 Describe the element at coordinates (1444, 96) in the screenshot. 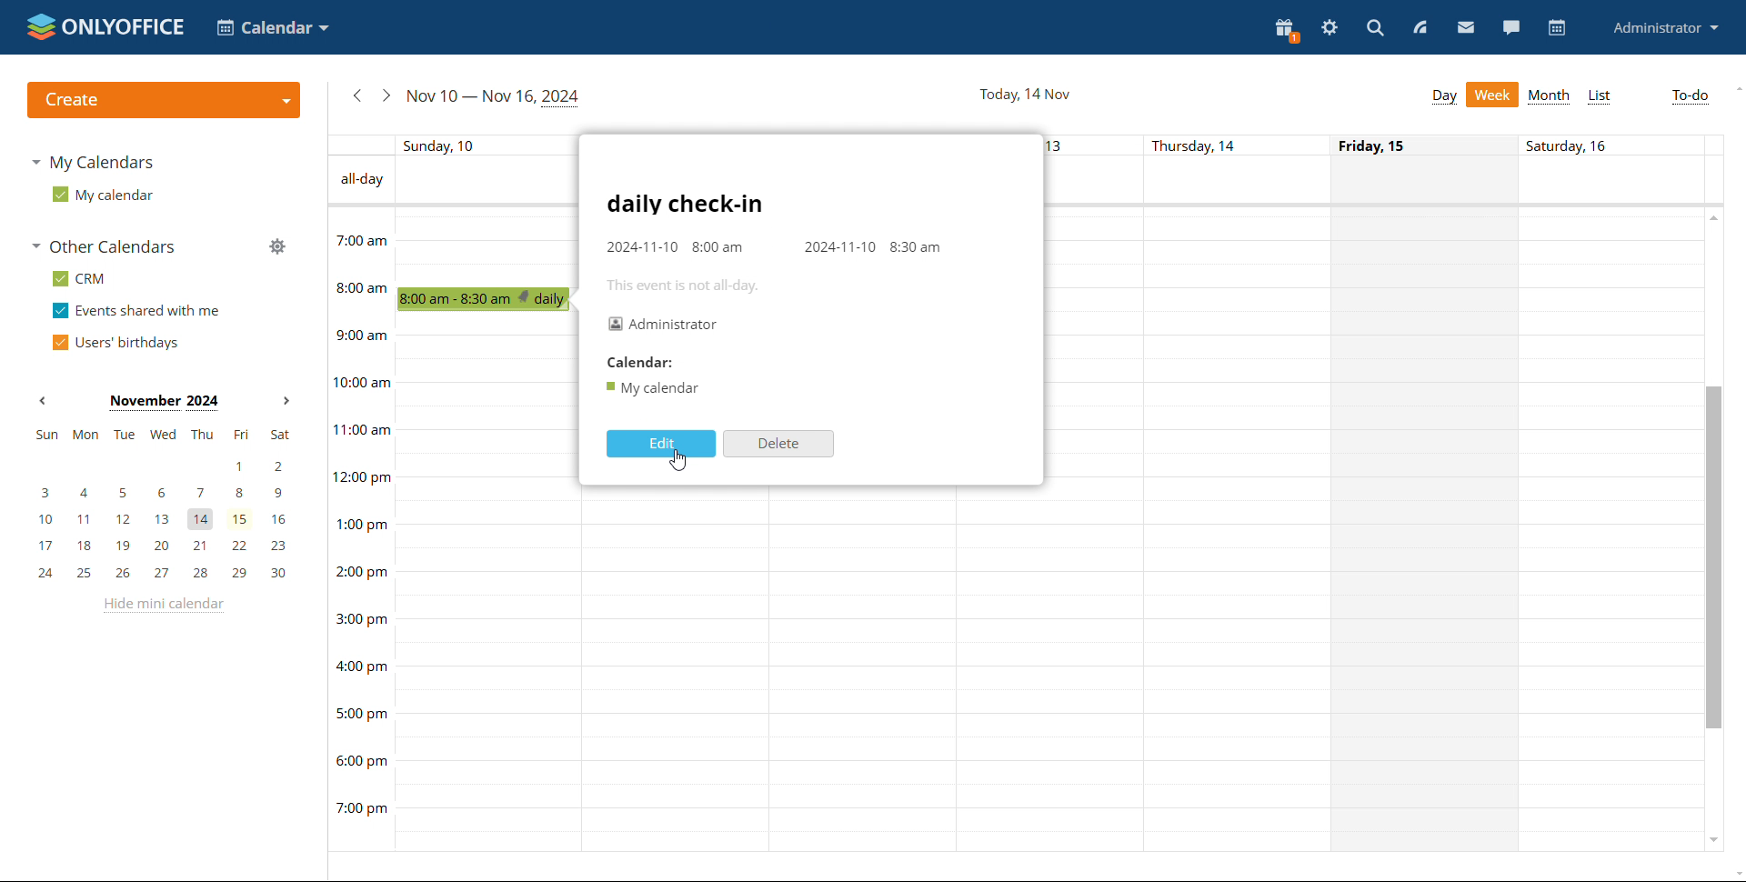

I see `day view` at that location.